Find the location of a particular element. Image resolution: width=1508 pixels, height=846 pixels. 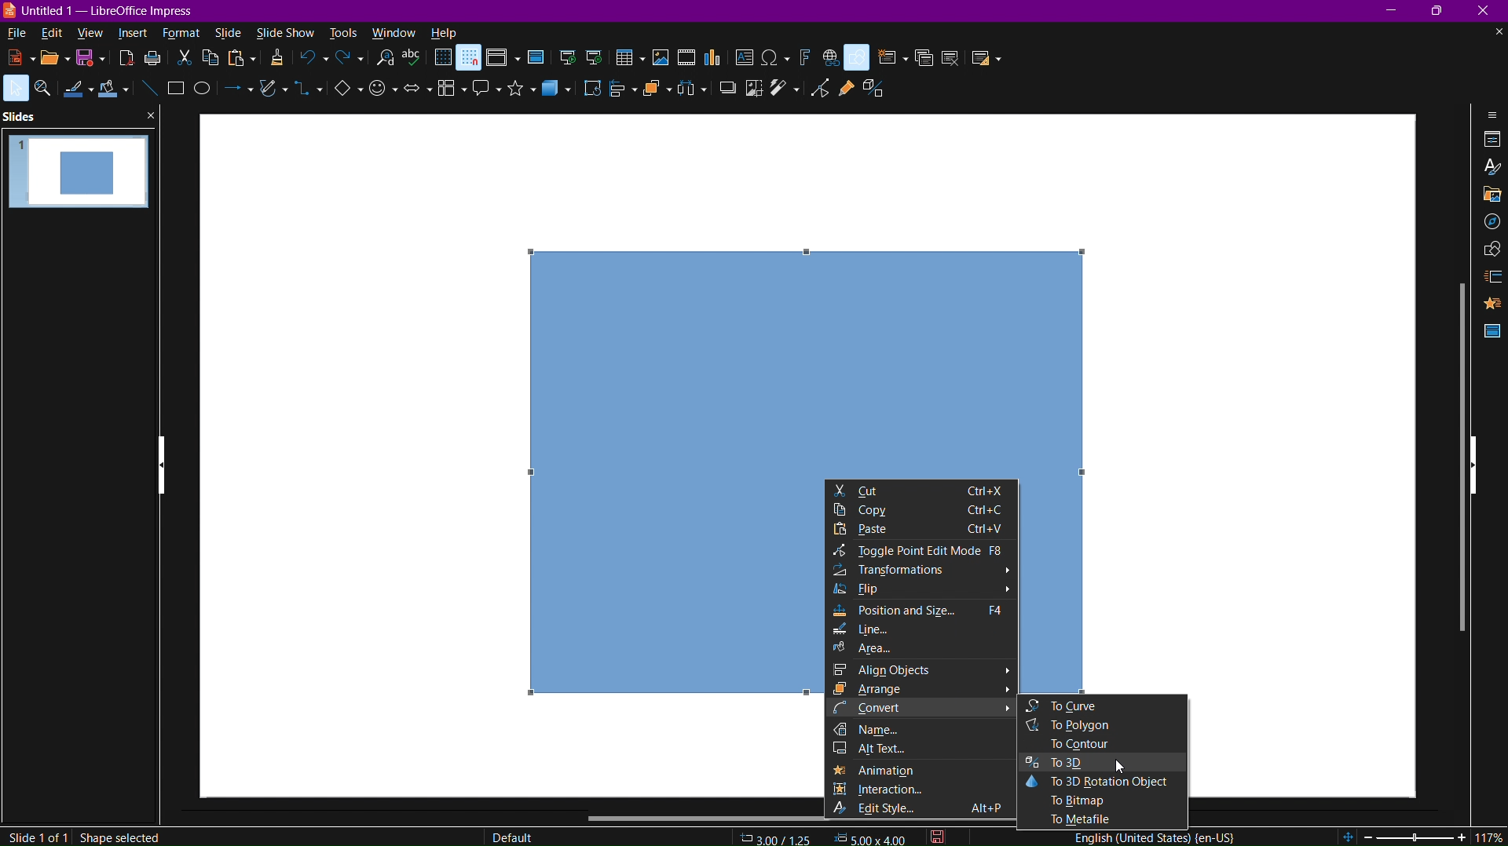

Filter is located at coordinates (788, 91).